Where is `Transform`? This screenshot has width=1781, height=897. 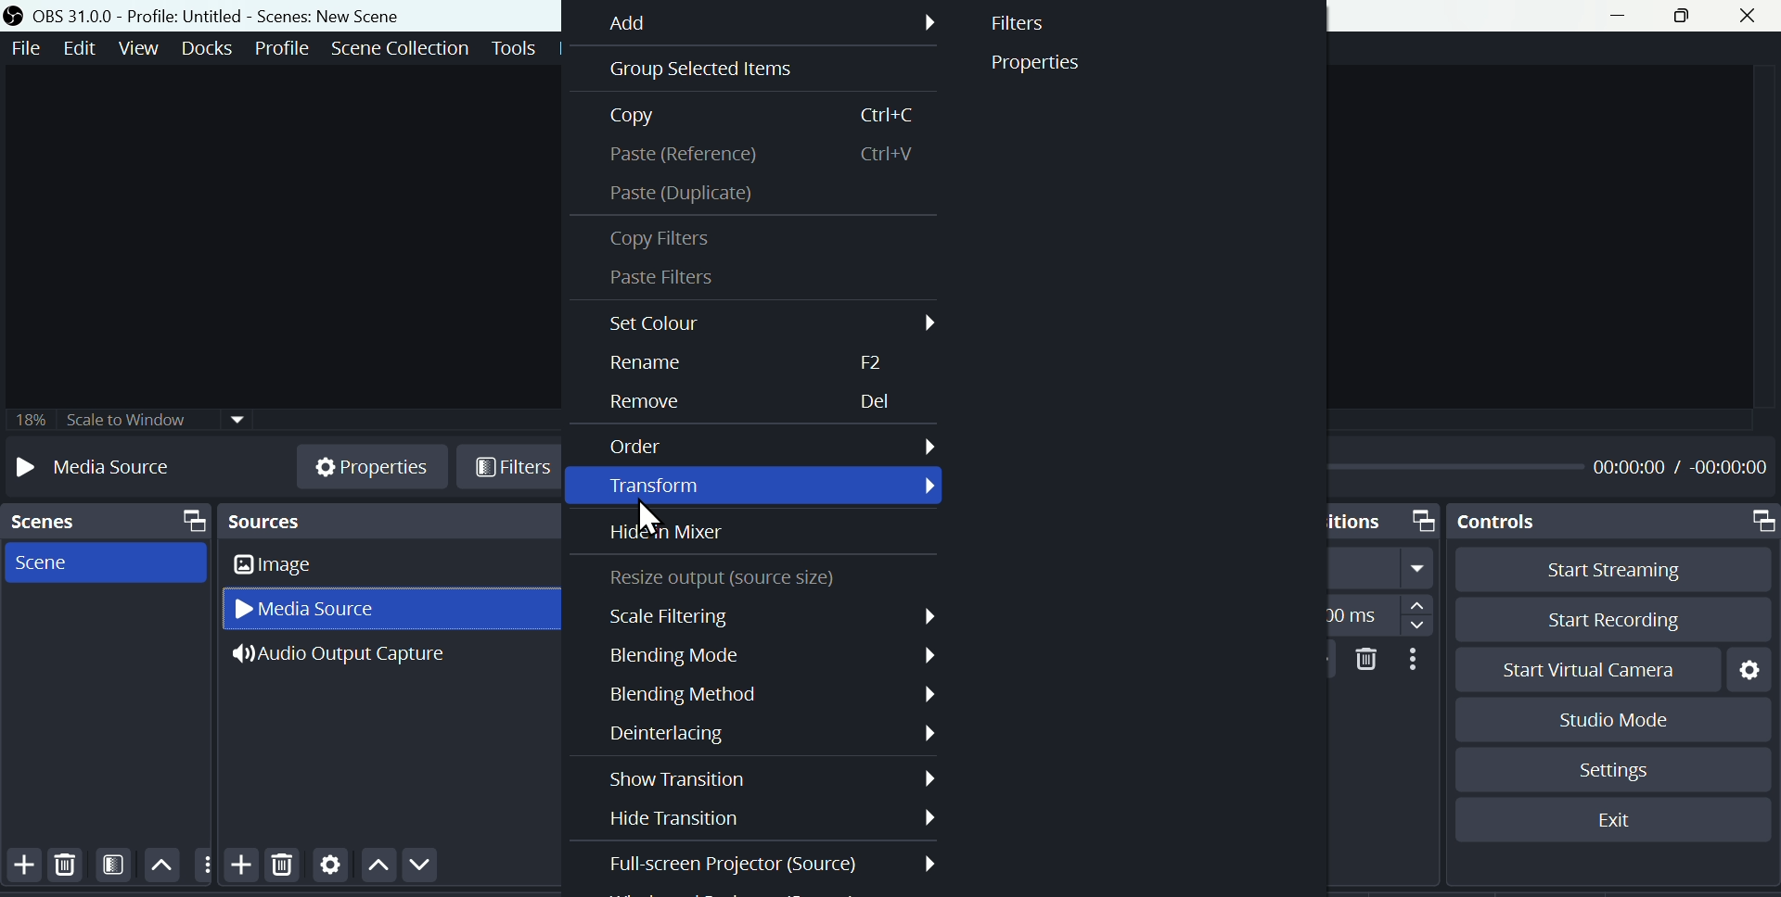 Transform is located at coordinates (776, 486).